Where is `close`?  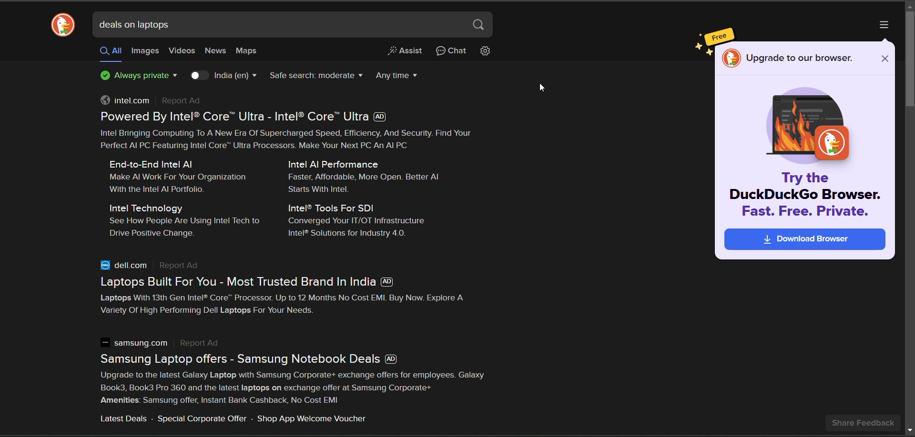
close is located at coordinates (885, 57).